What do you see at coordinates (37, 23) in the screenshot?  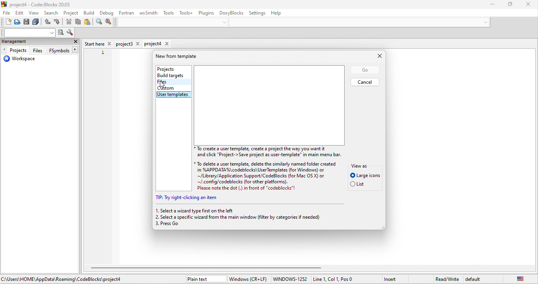 I see `save everything` at bounding box center [37, 23].